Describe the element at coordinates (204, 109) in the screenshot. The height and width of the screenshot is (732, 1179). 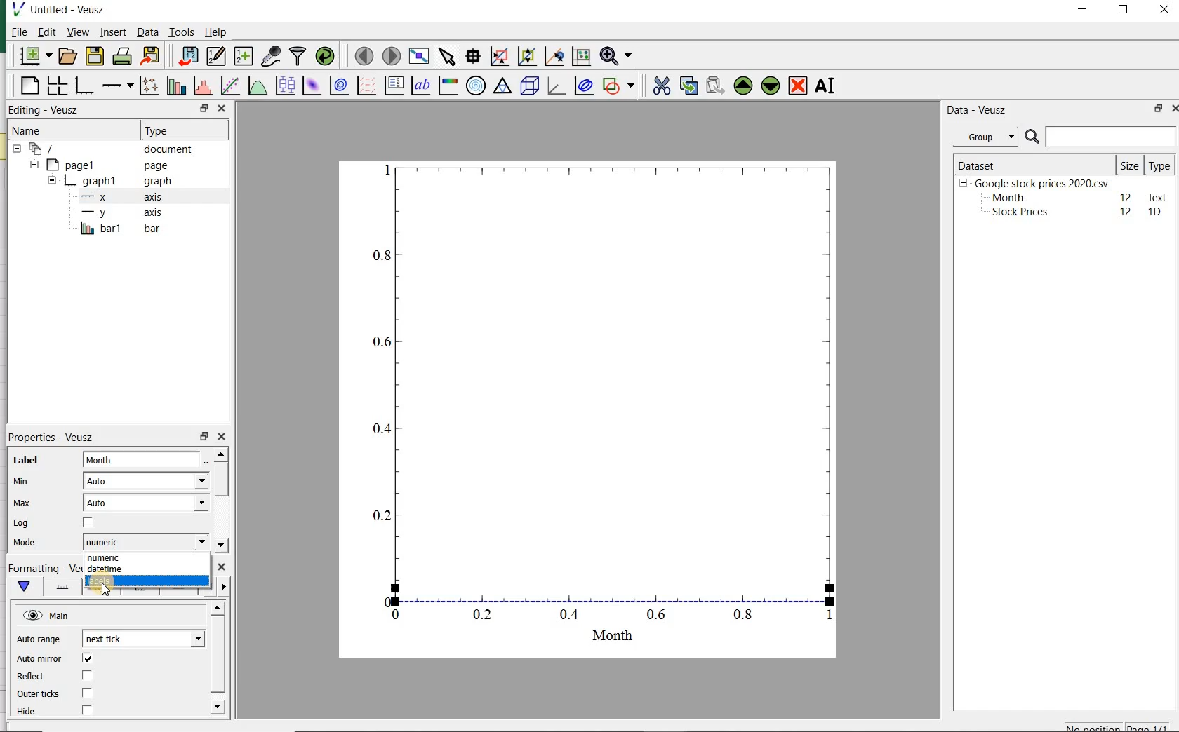
I see `restore` at that location.